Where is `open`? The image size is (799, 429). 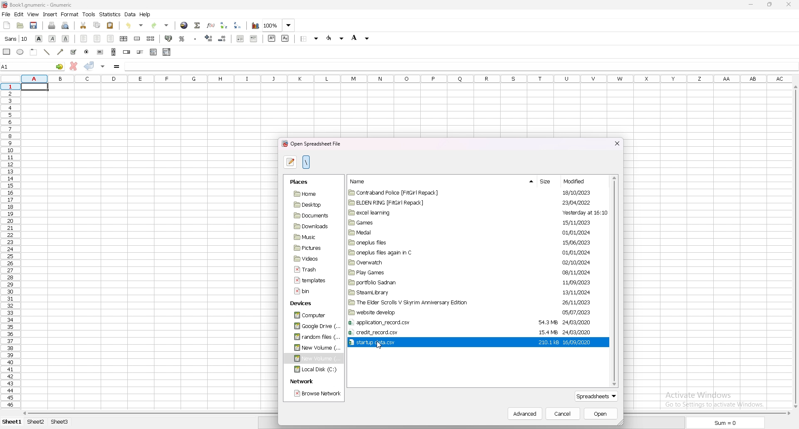 open is located at coordinates (600, 414).